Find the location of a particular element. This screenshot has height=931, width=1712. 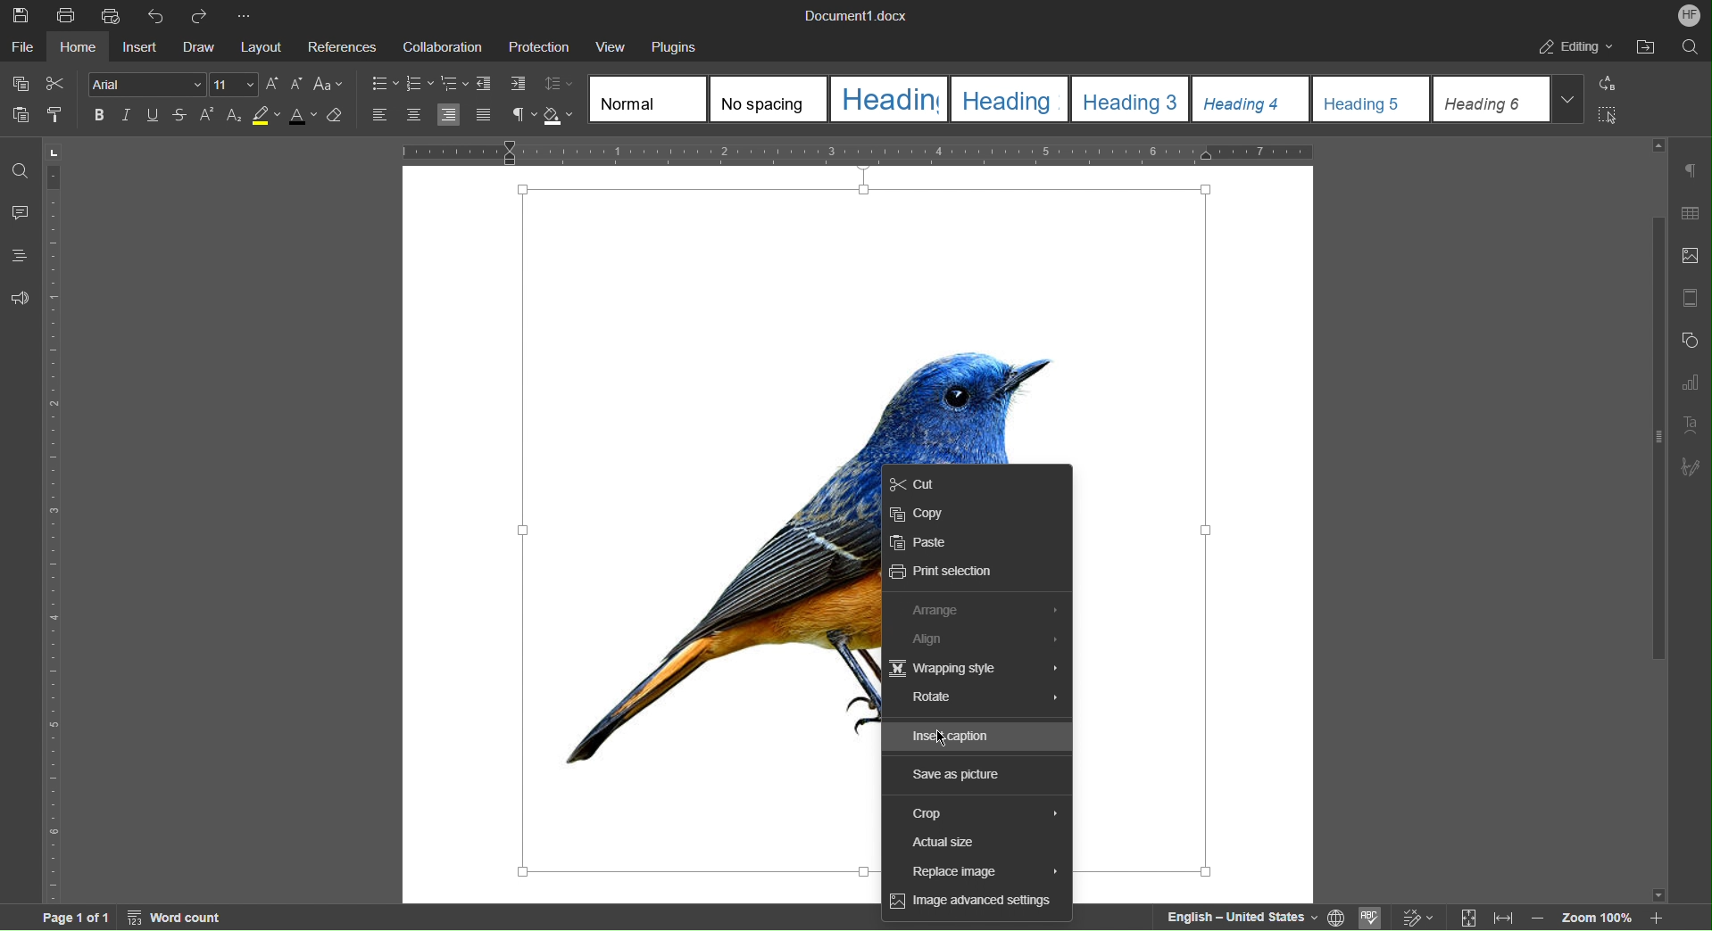

Align Right is located at coordinates (450, 116).